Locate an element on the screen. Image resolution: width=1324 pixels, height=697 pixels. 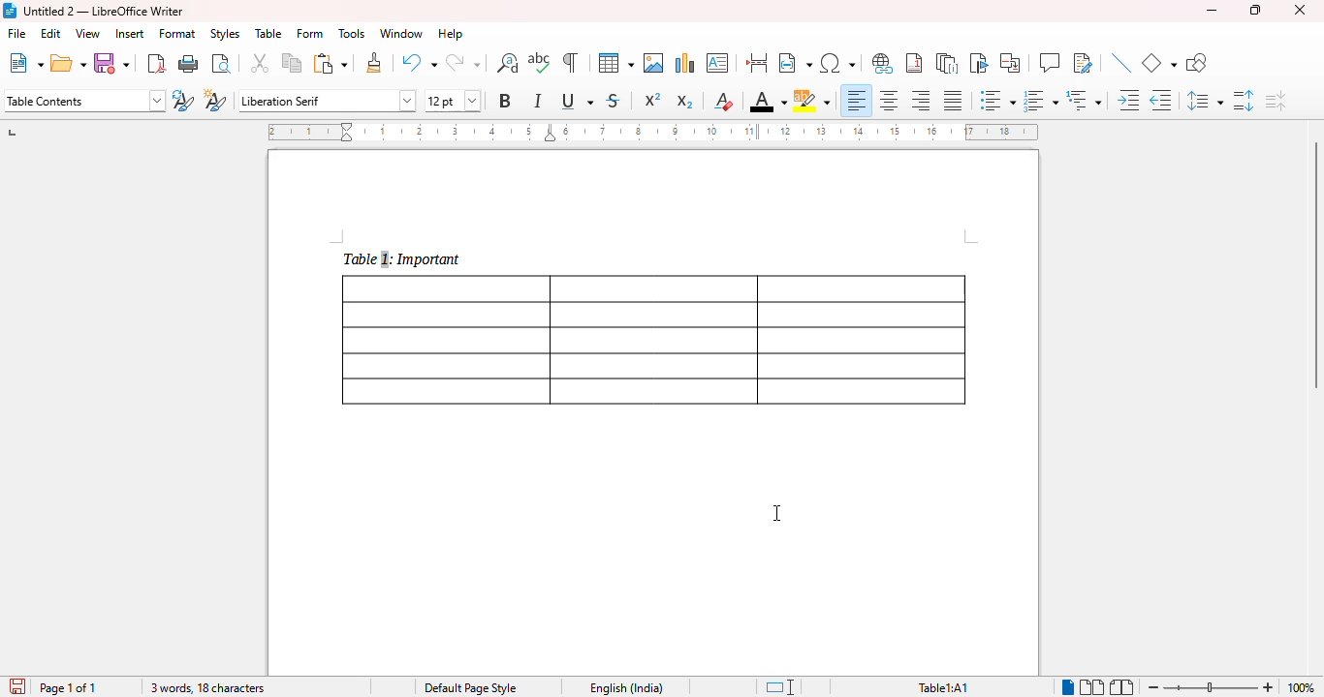
tools is located at coordinates (352, 33).